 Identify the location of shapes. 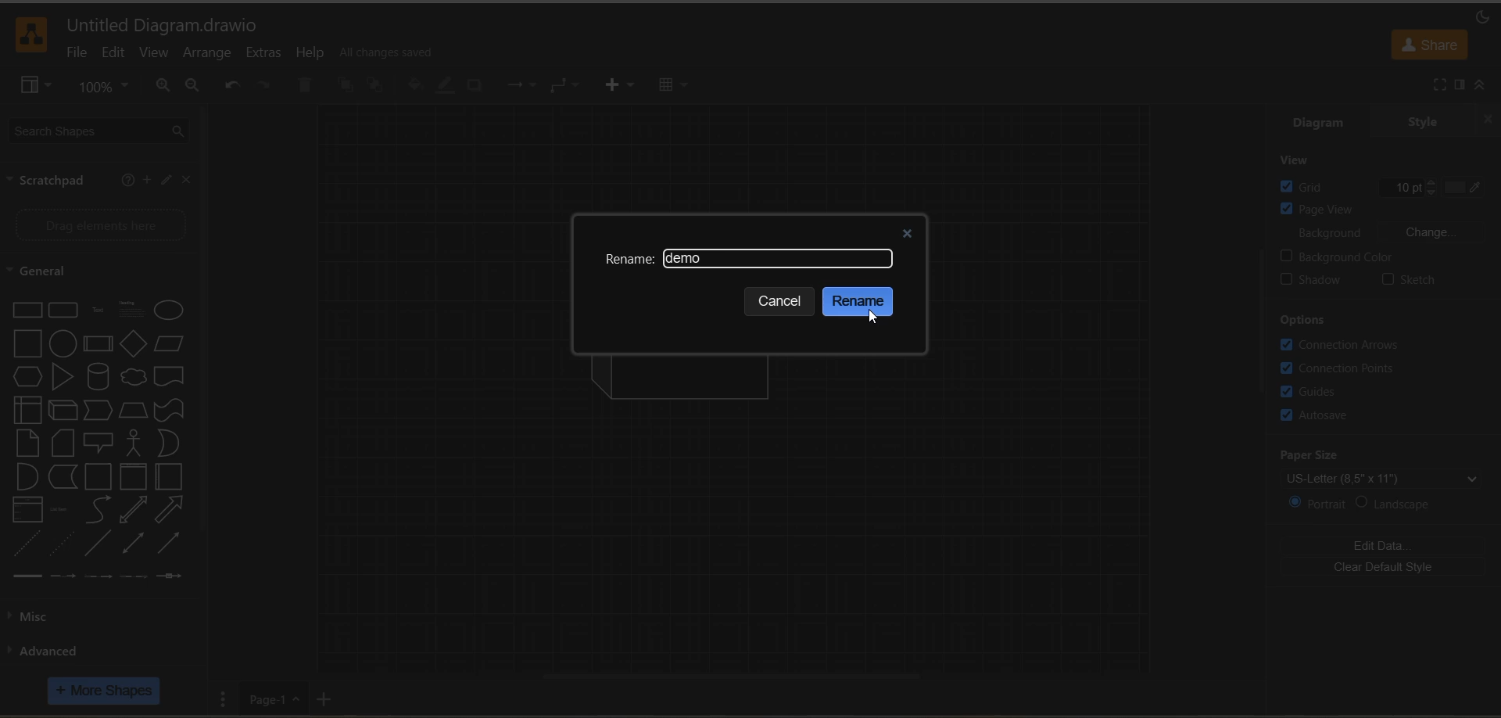
(97, 440).